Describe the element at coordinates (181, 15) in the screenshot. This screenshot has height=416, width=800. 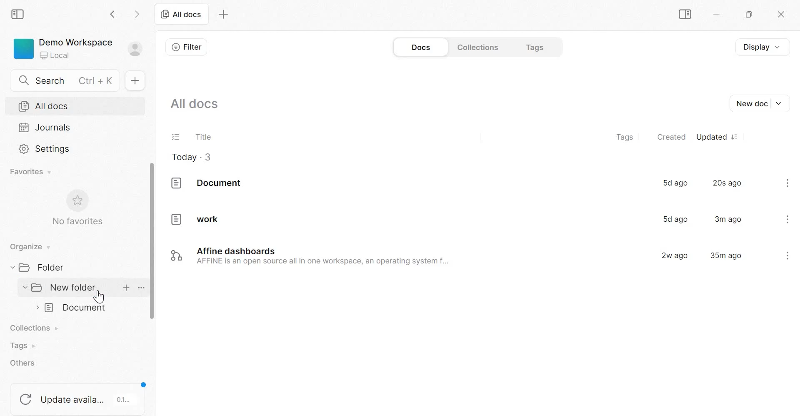
I see `All docs` at that location.